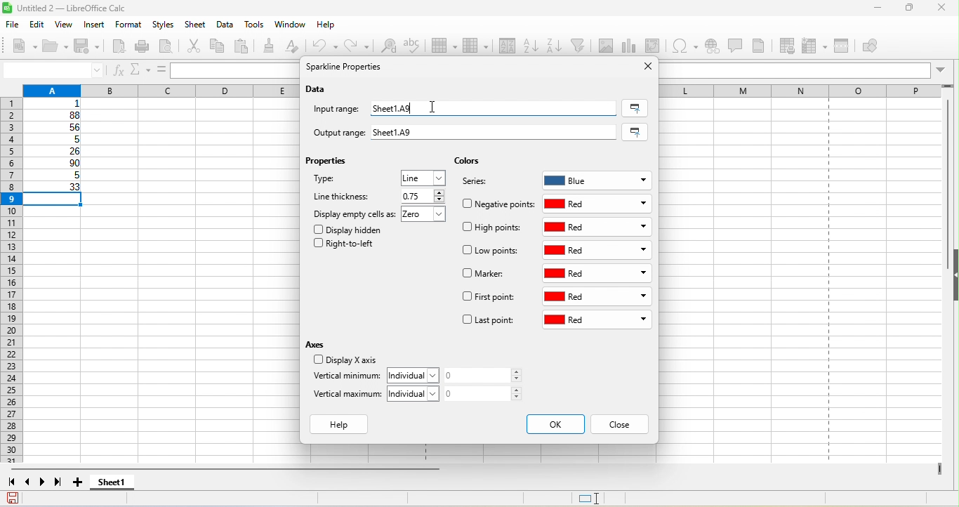  I want to click on scroll to next sheet, so click(46, 484).